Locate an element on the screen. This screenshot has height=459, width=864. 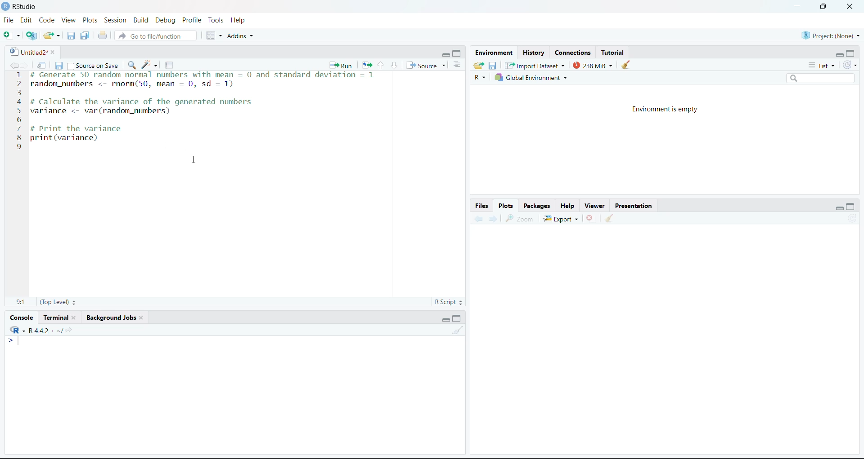
print is located at coordinates (103, 35).